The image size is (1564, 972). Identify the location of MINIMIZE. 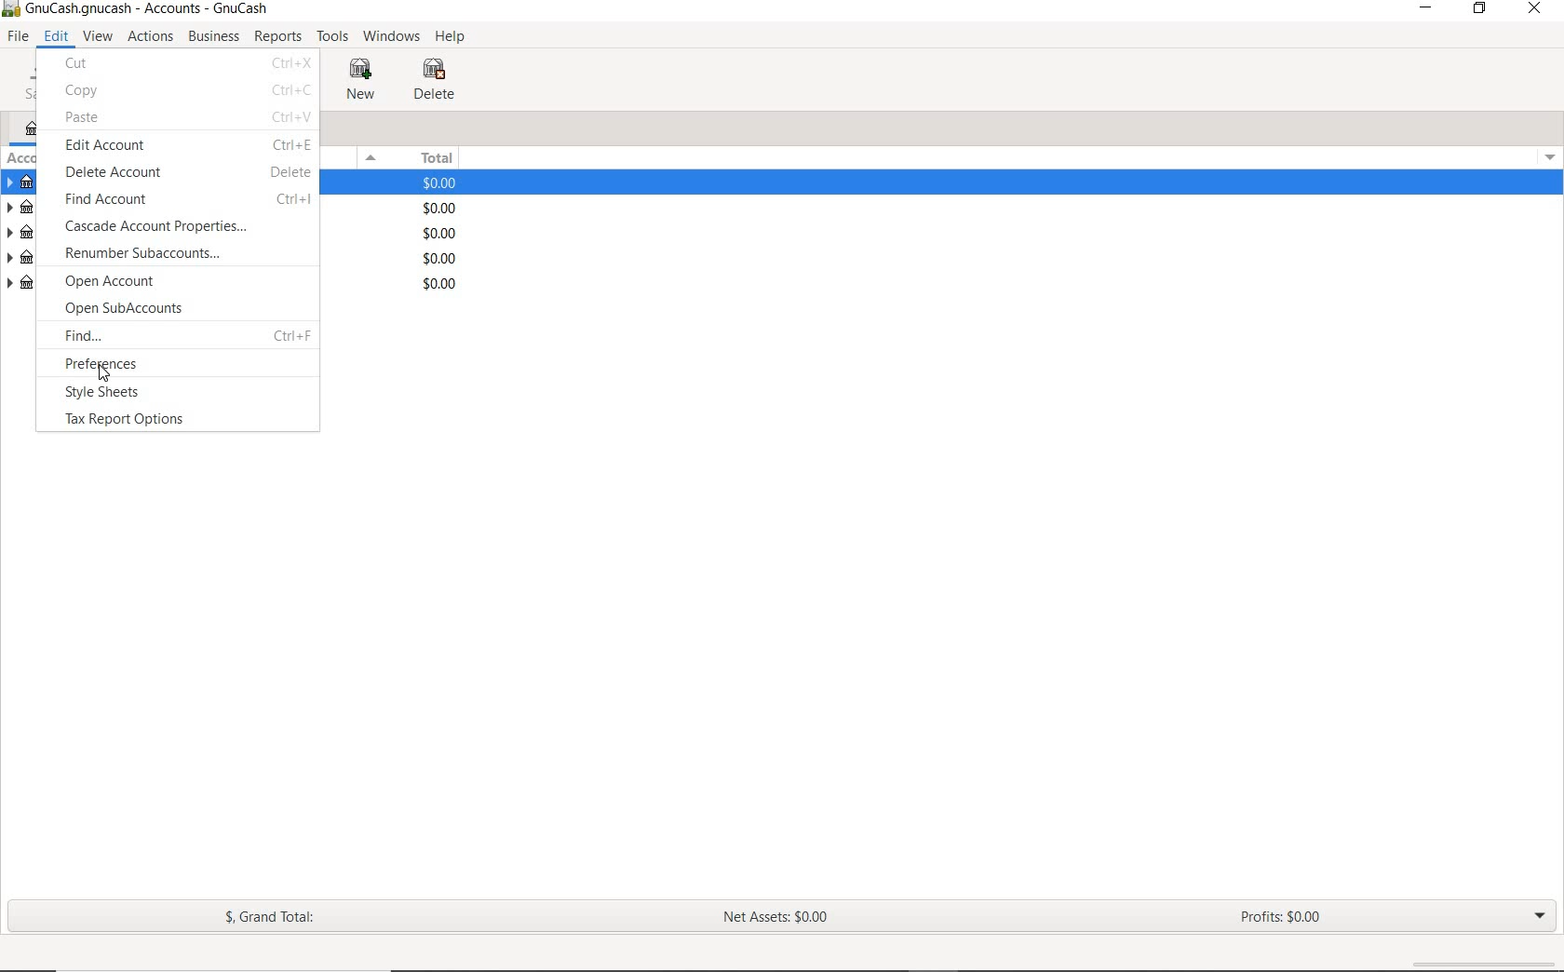
(1428, 12).